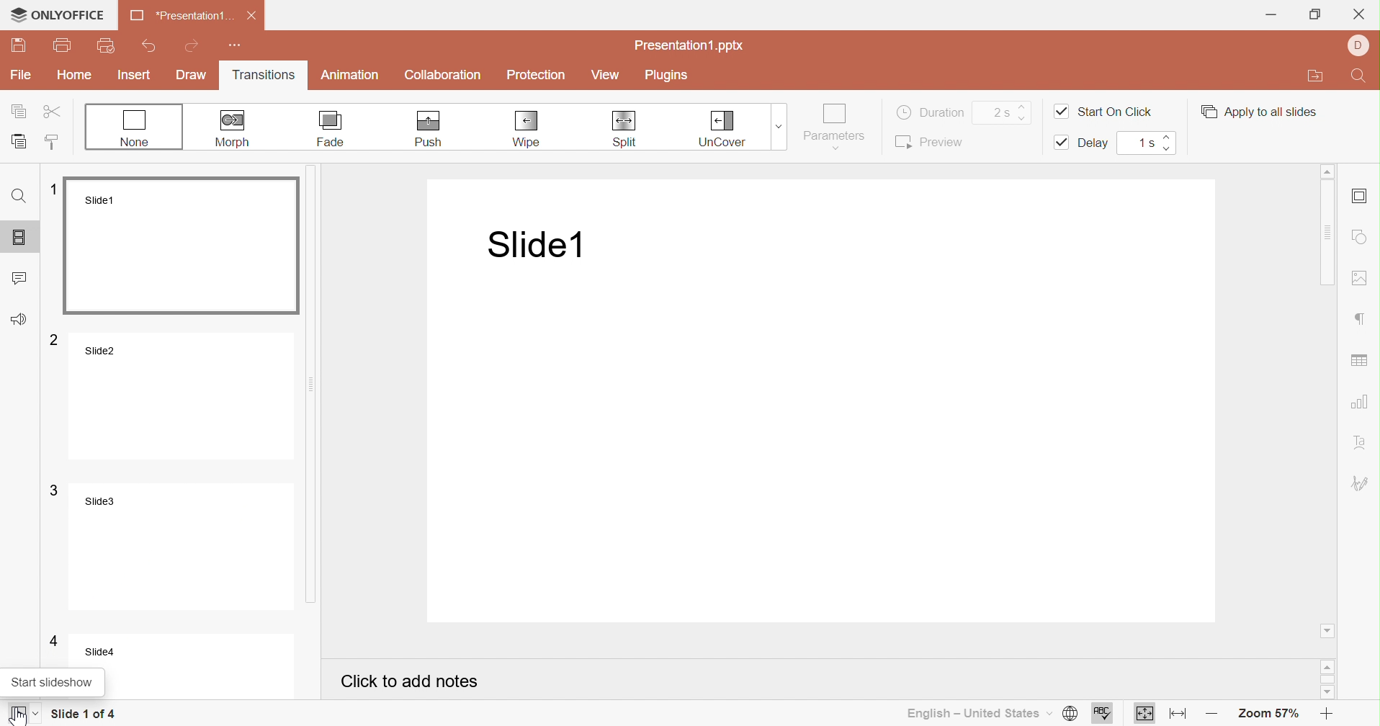  I want to click on ONLYOFFICE, so click(57, 14).